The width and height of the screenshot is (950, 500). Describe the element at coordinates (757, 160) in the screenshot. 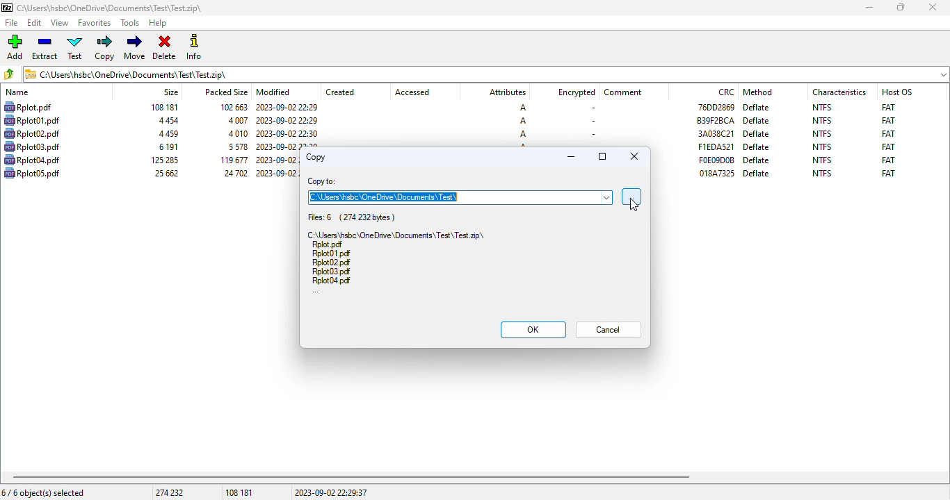

I see `deflate` at that location.